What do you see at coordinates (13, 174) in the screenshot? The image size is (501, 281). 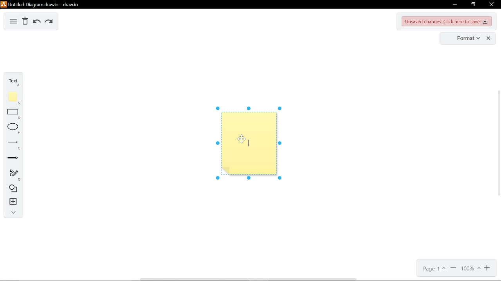 I see `freehand` at bounding box center [13, 174].